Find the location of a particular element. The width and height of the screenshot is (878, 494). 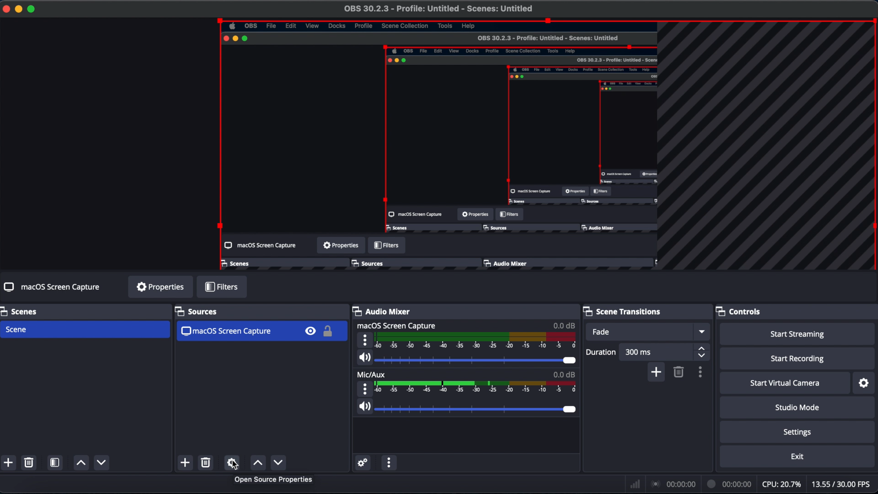

mic volume slider is located at coordinates (468, 408).